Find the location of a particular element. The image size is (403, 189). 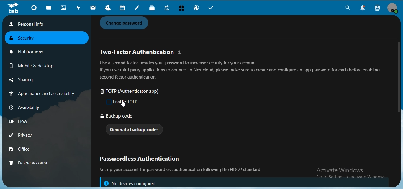

mail is located at coordinates (93, 8).